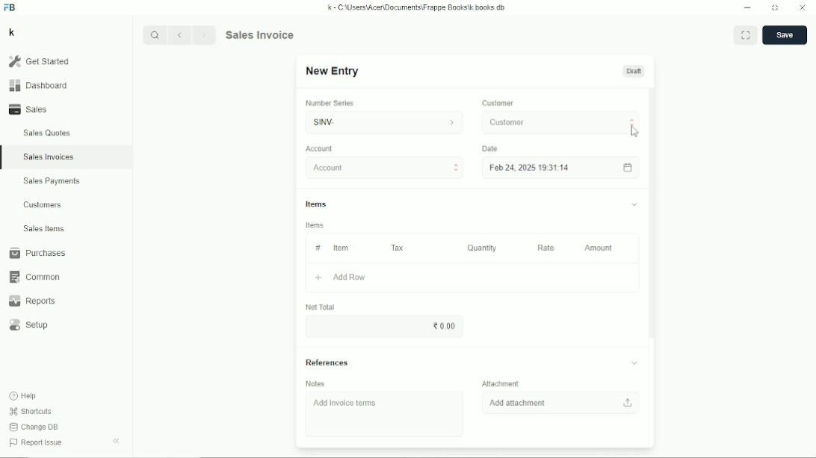 The width and height of the screenshot is (816, 458). What do you see at coordinates (562, 122) in the screenshot?
I see `Customer` at bounding box center [562, 122].